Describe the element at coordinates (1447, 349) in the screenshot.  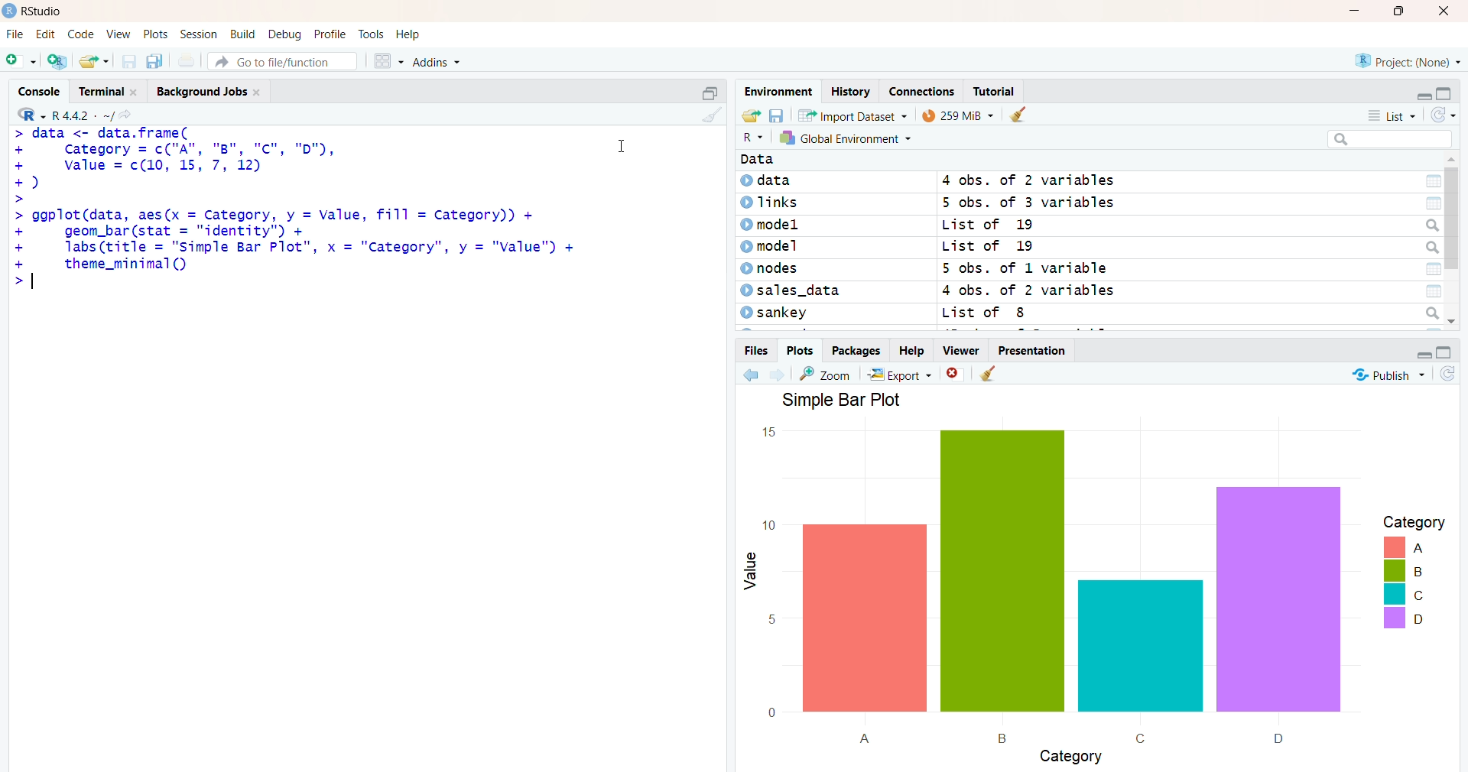
I see `maximize` at that location.